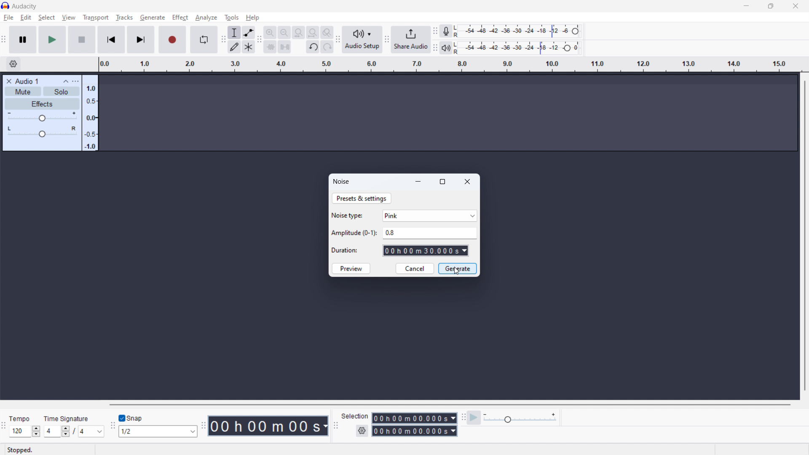  Describe the element at coordinates (468, 182) in the screenshot. I see `close` at that location.